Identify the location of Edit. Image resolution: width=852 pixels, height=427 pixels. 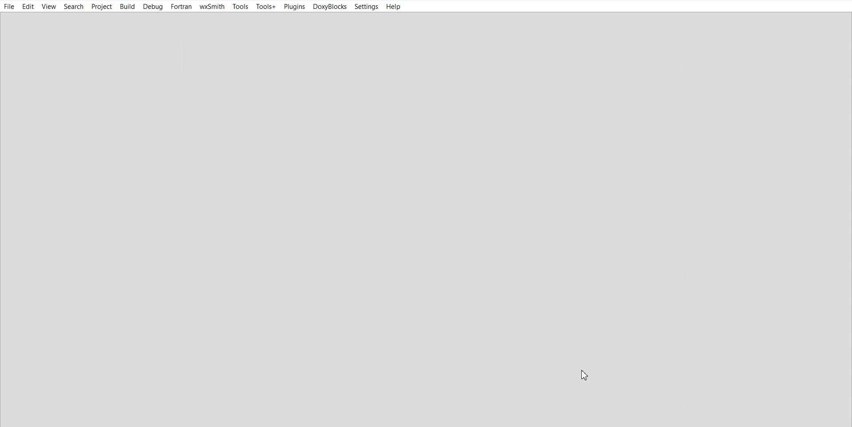
(28, 7).